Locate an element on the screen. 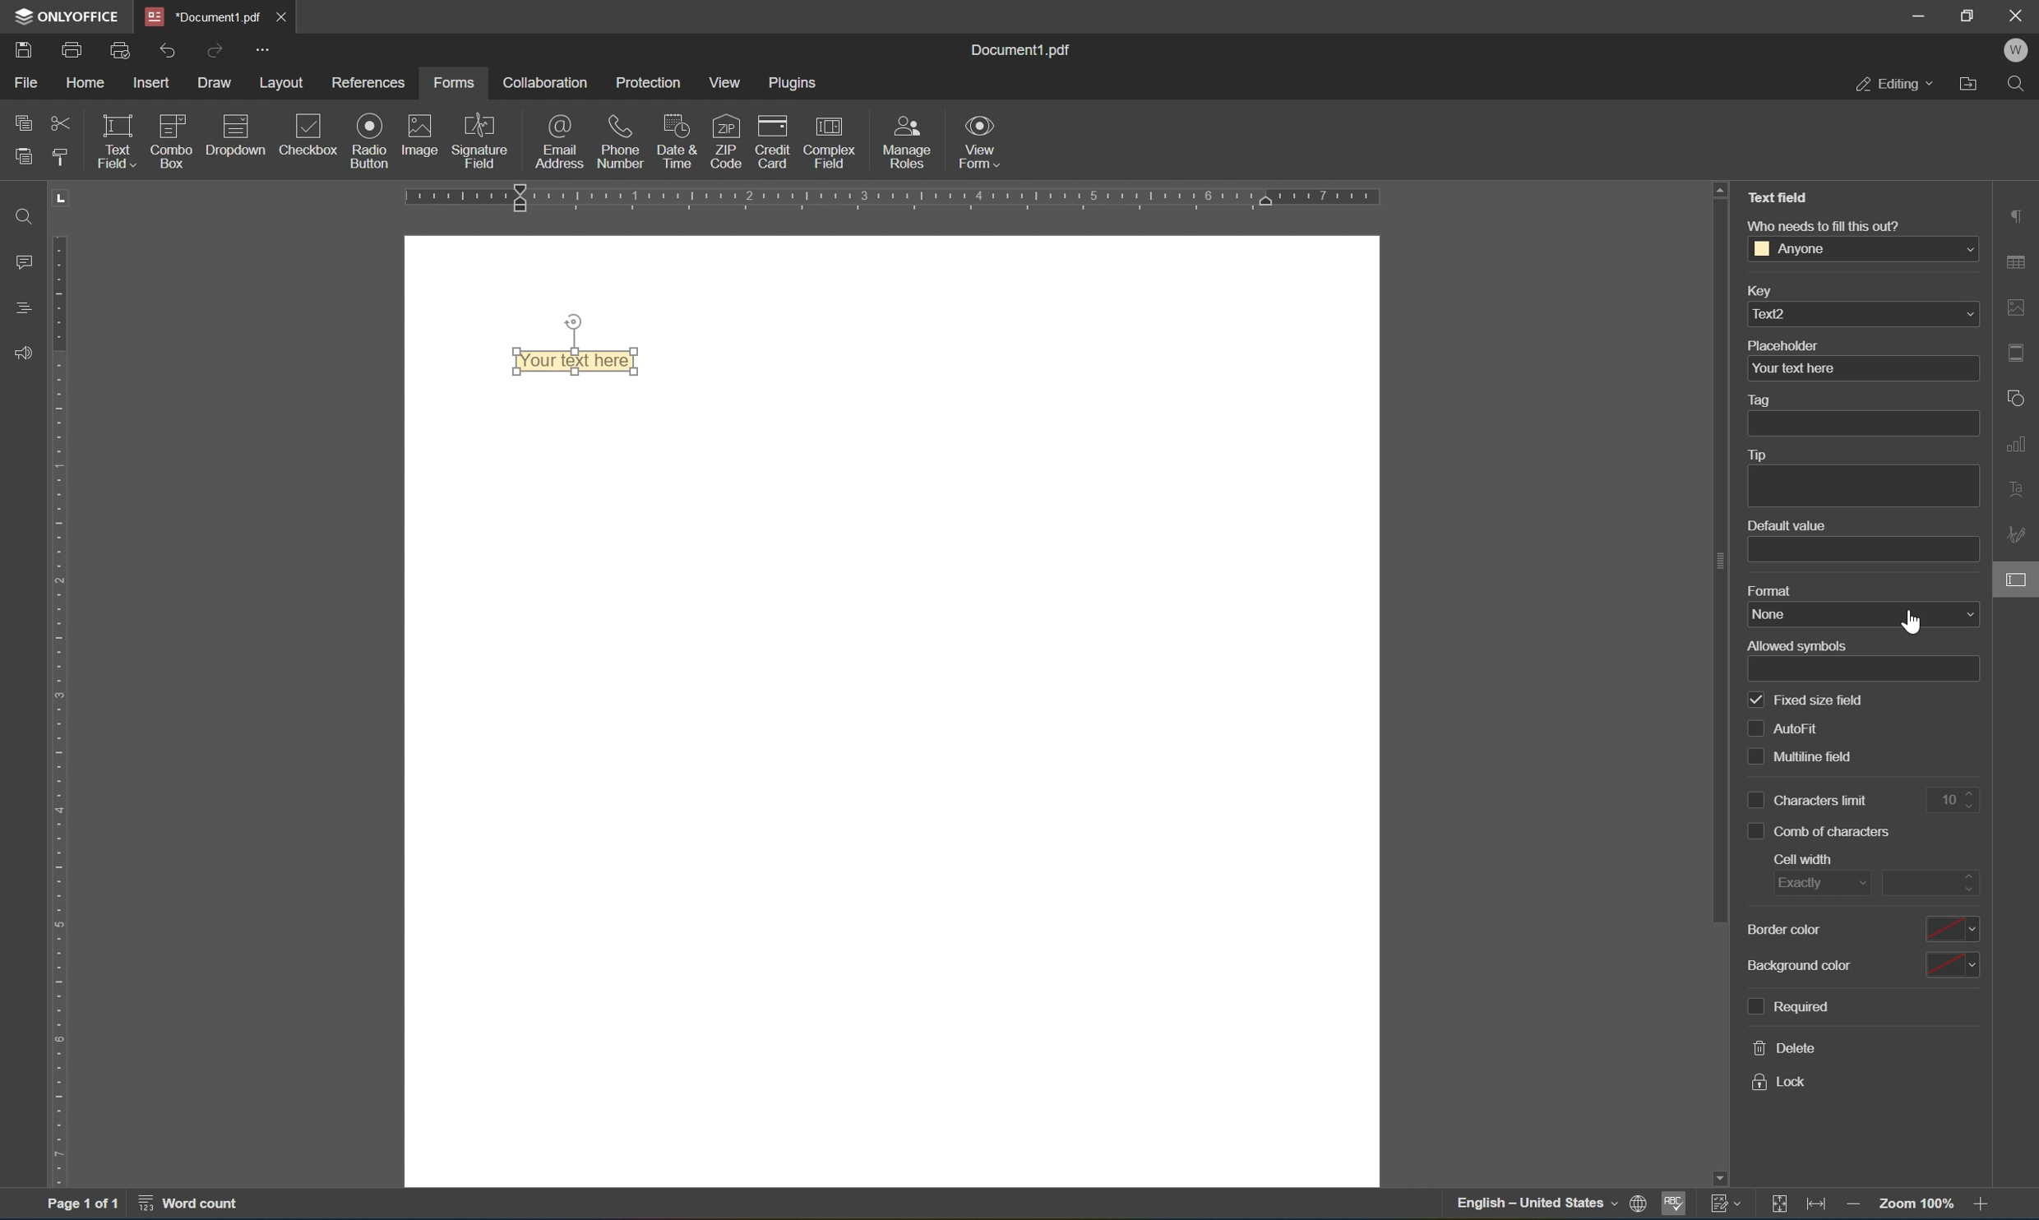 This screenshot has height=1220, width=2039. color is located at coordinates (1953, 928).